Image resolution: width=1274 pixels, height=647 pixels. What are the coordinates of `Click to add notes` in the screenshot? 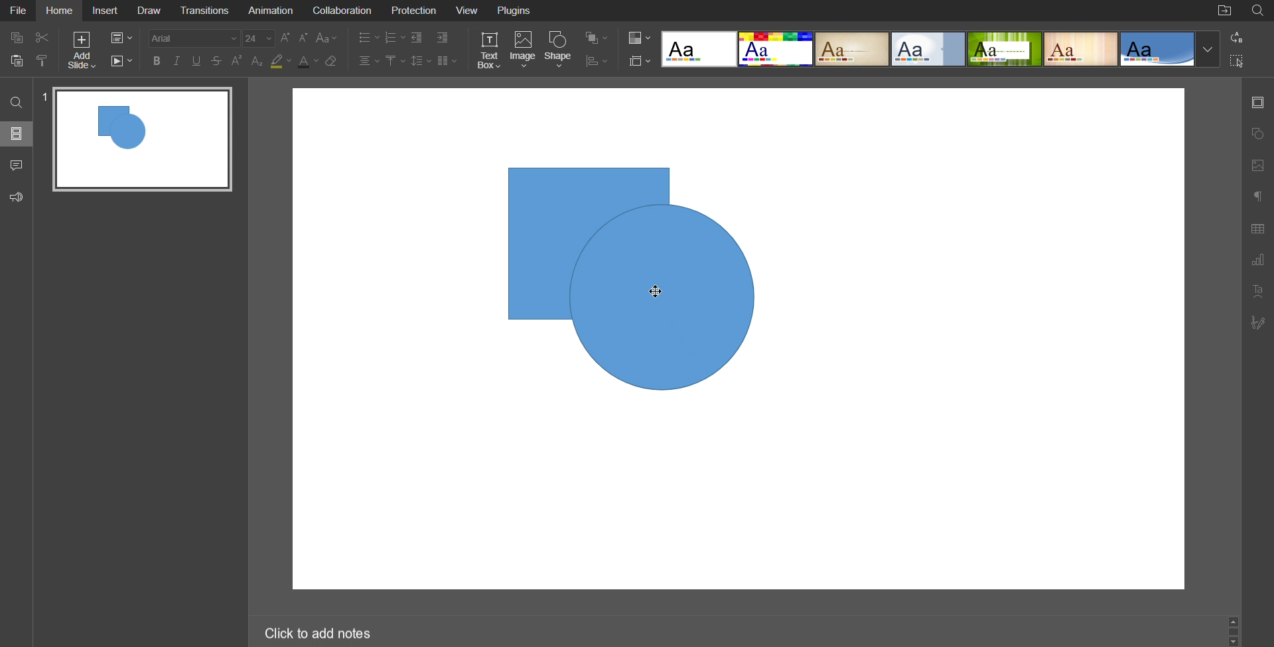 It's located at (318, 632).